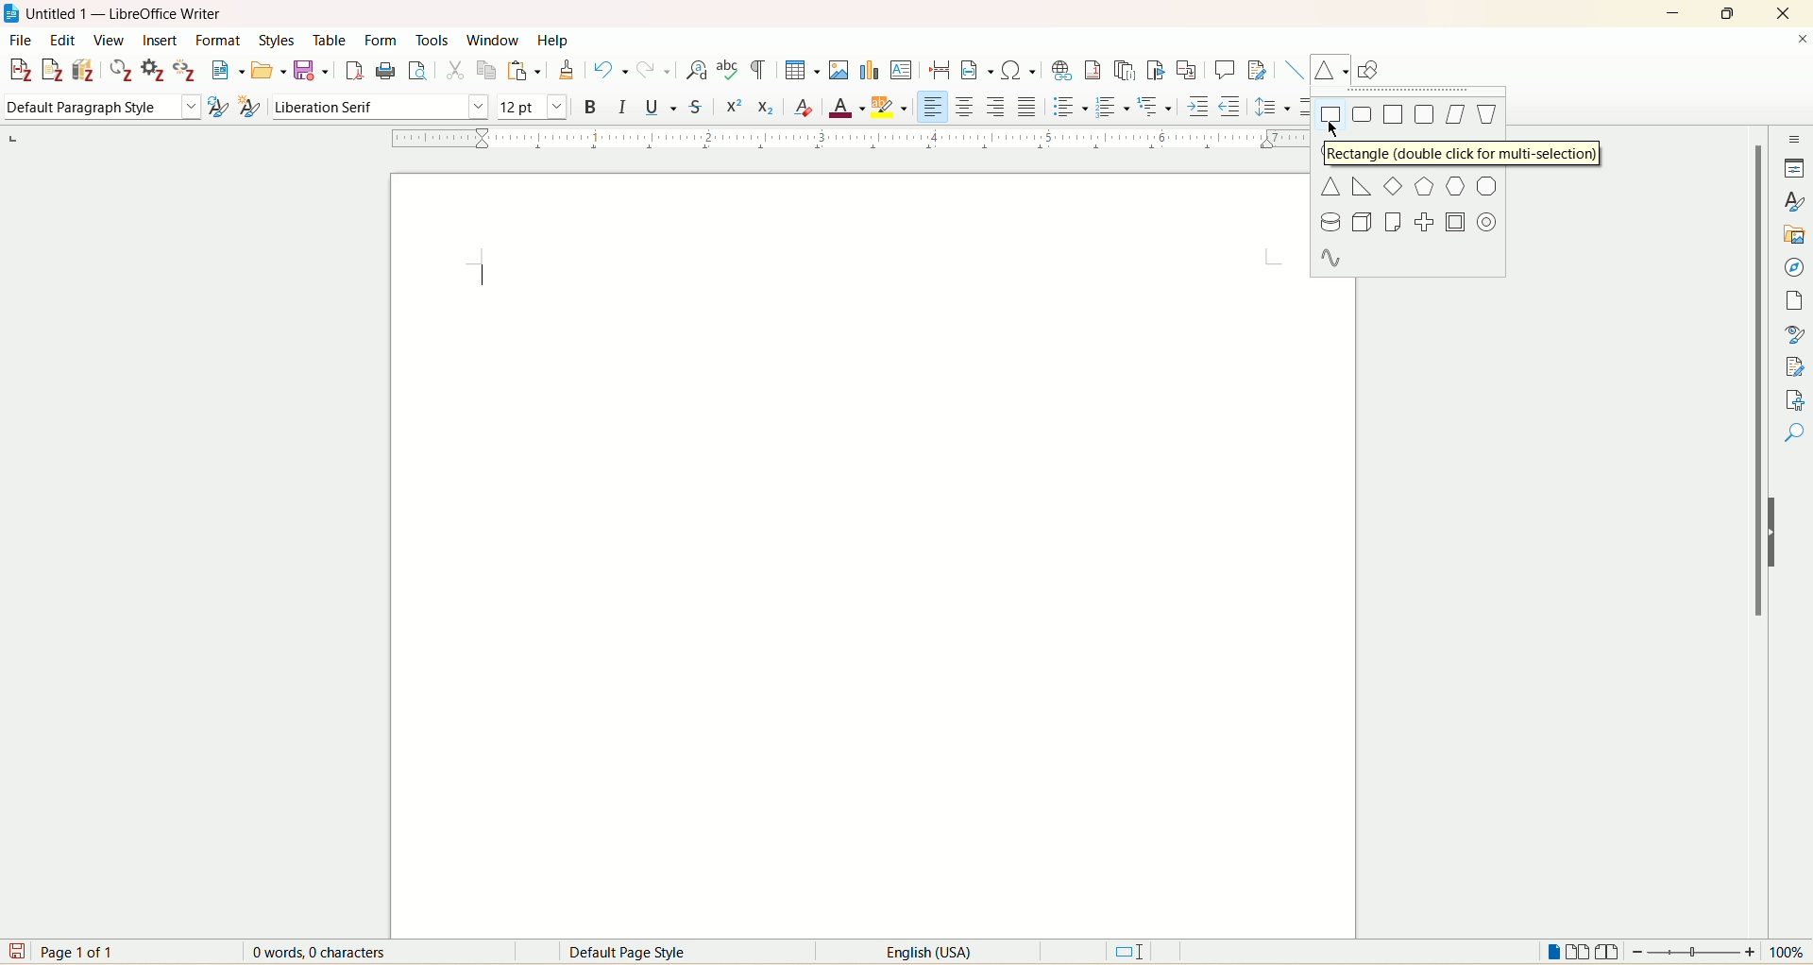 The width and height of the screenshot is (1813, 965). I want to click on unlink citation, so click(186, 70).